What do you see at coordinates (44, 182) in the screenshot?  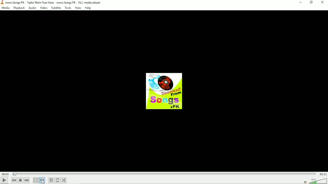 I see `Cursor` at bounding box center [44, 182].